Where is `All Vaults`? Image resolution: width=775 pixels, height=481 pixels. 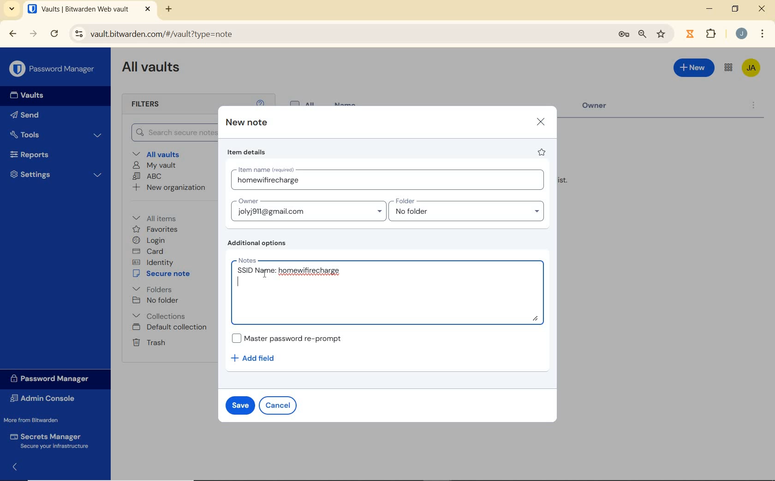
All Vaults is located at coordinates (151, 69).